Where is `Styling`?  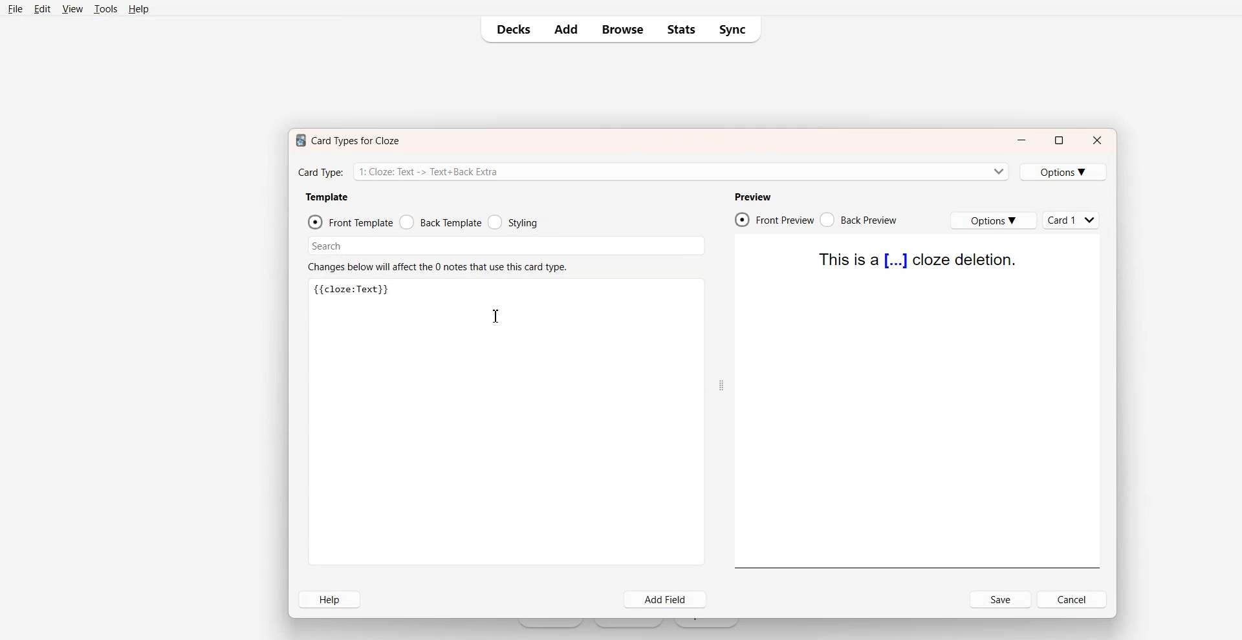
Styling is located at coordinates (512, 222).